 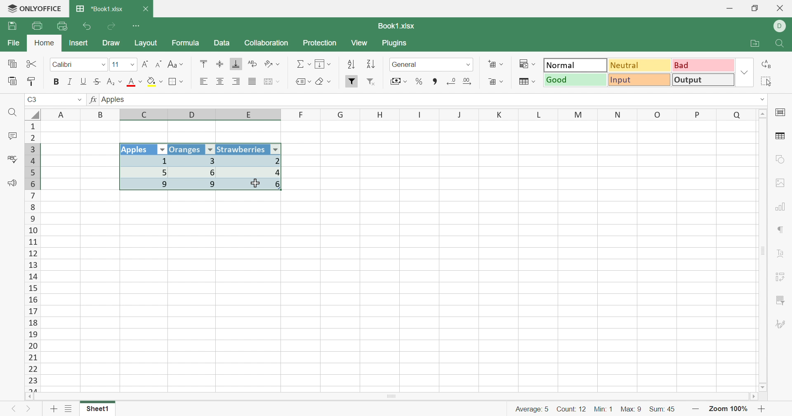 I want to click on Drop down, so click(x=469, y=64).